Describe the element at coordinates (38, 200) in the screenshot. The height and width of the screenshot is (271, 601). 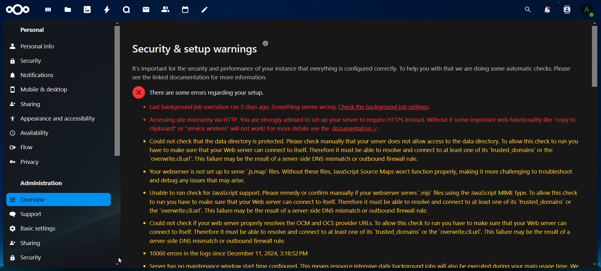
I see `overview` at that location.